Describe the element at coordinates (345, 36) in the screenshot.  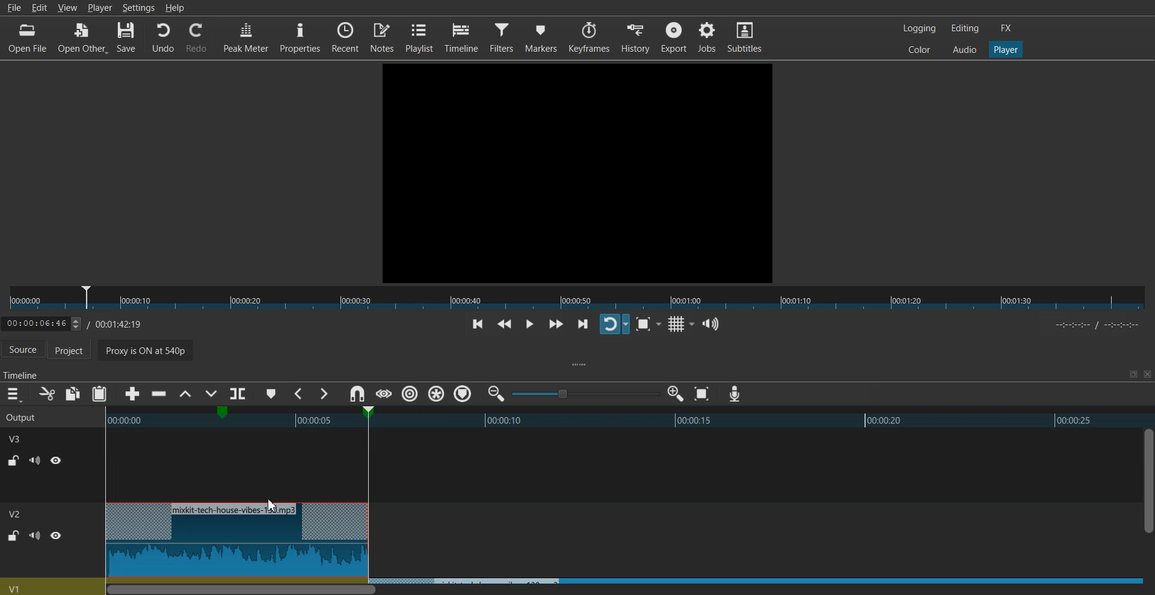
I see `Recent` at that location.